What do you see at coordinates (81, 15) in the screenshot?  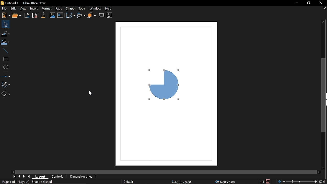 I see `Allign` at bounding box center [81, 15].